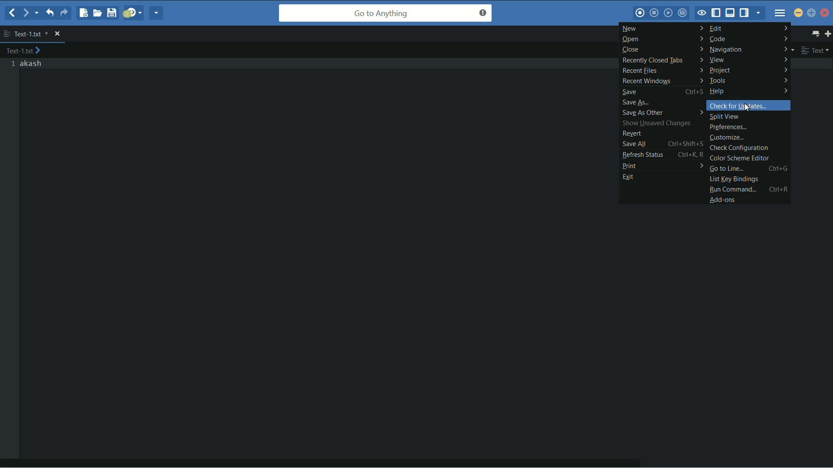 The height and width of the screenshot is (468, 833). Describe the element at coordinates (29, 34) in the screenshot. I see `file name` at that location.